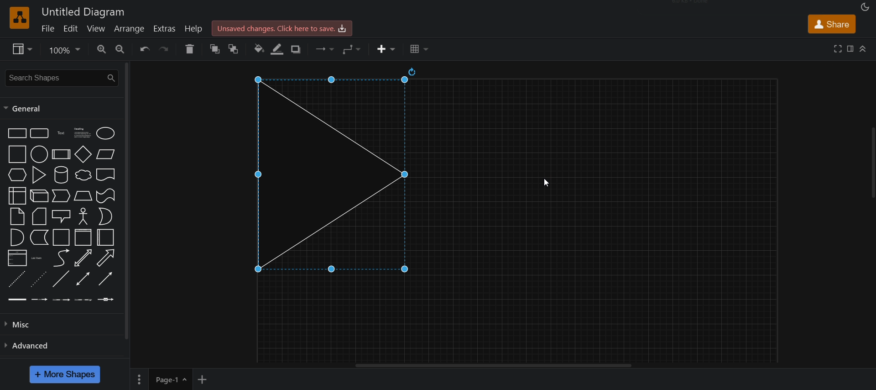 The image size is (876, 390). I want to click on list item, so click(37, 258).